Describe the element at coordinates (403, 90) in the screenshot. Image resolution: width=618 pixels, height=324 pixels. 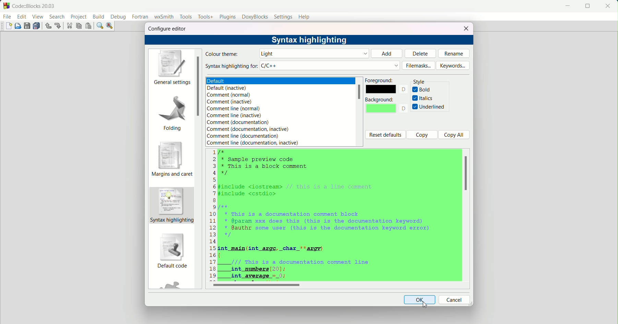
I see `text` at that location.